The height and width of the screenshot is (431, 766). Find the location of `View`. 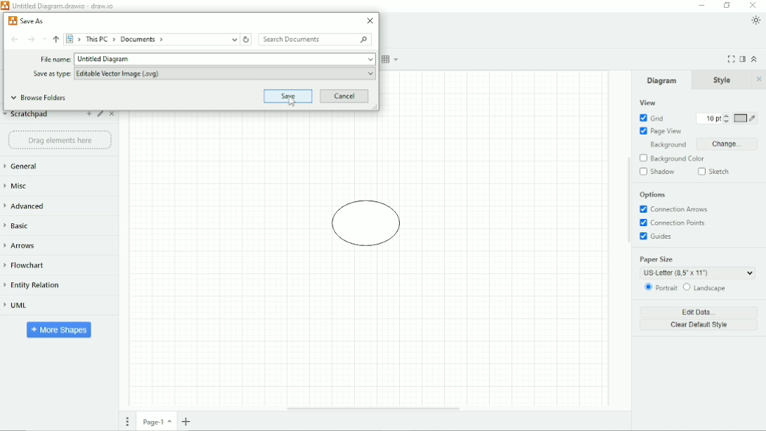

View is located at coordinates (647, 102).